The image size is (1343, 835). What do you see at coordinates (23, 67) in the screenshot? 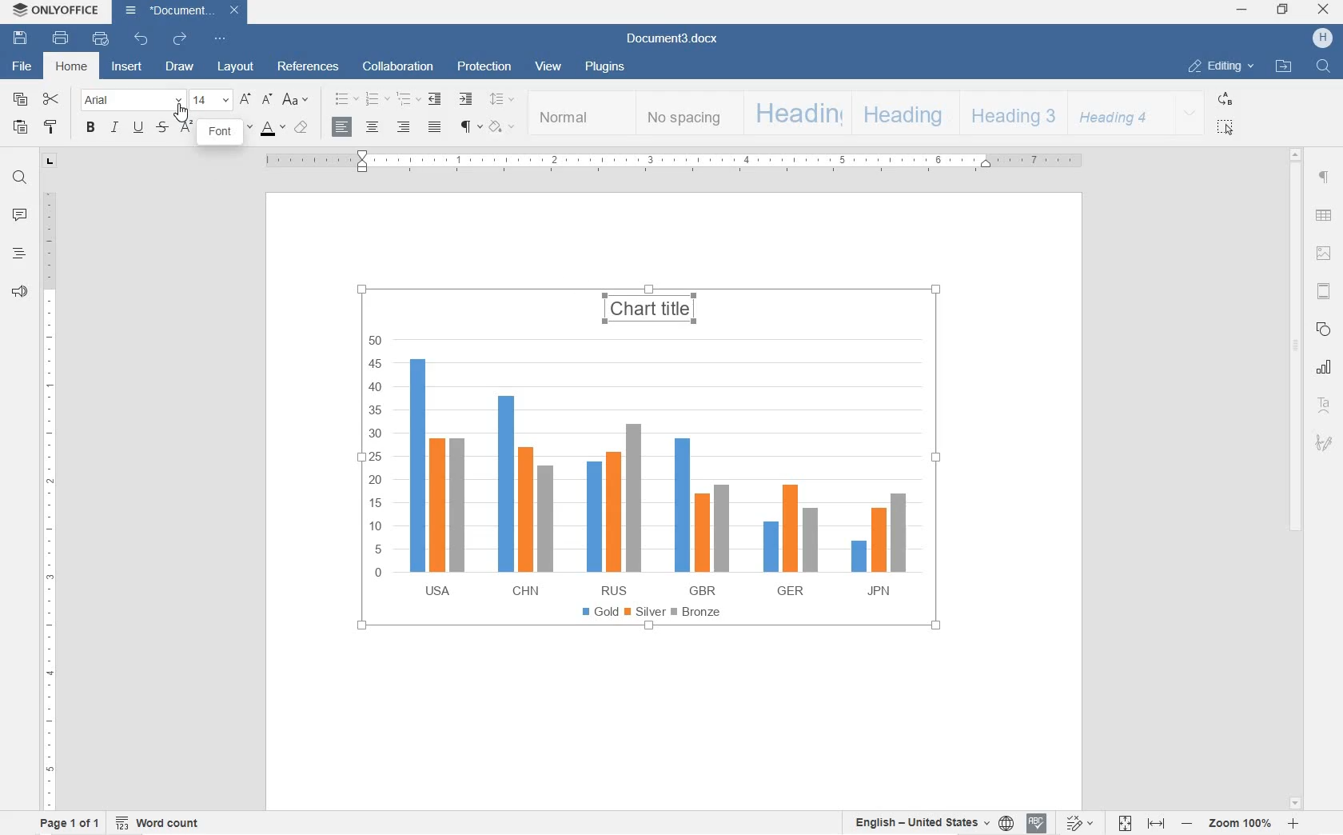
I see `FILE` at bounding box center [23, 67].